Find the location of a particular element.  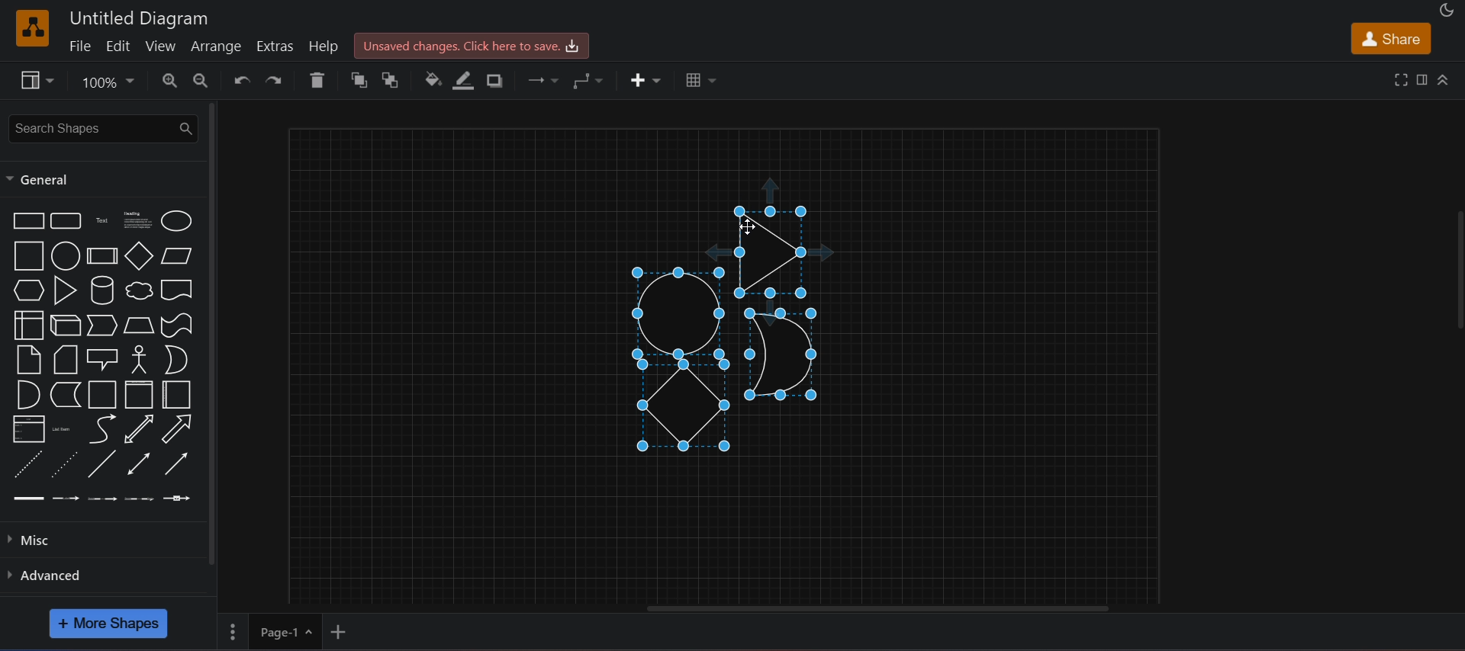

fill color is located at coordinates (433, 79).